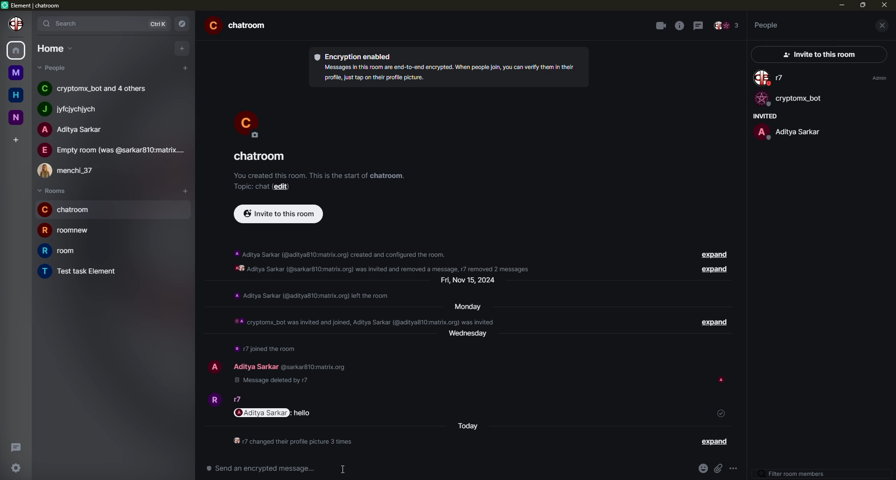 The image size is (896, 480). What do you see at coordinates (185, 24) in the screenshot?
I see `navigator` at bounding box center [185, 24].